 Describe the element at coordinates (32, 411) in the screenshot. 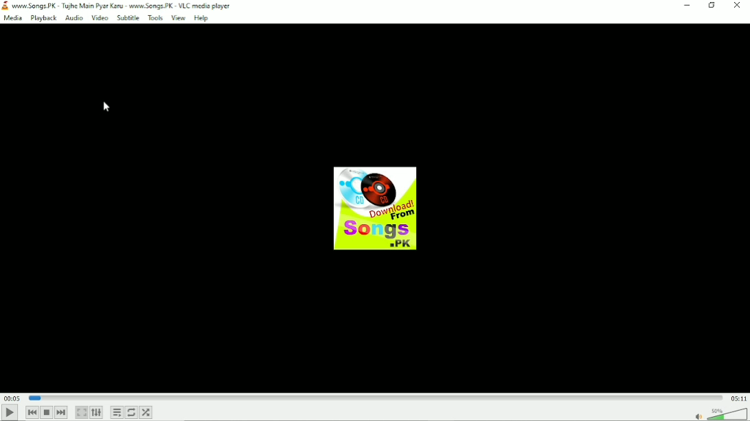

I see `Previous` at that location.